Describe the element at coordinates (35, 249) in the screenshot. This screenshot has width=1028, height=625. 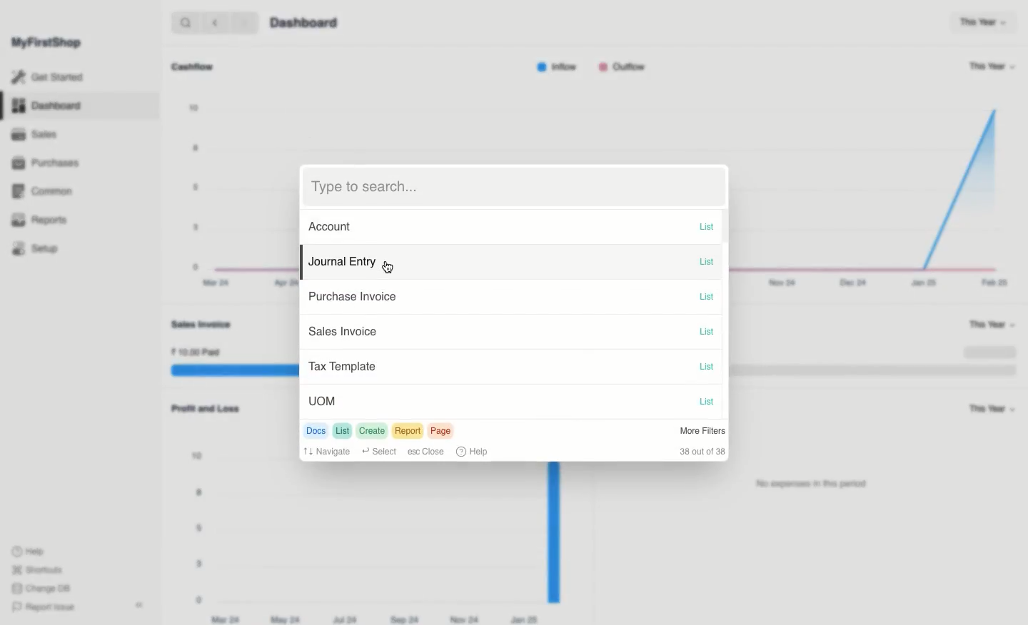
I see `Setup` at that location.